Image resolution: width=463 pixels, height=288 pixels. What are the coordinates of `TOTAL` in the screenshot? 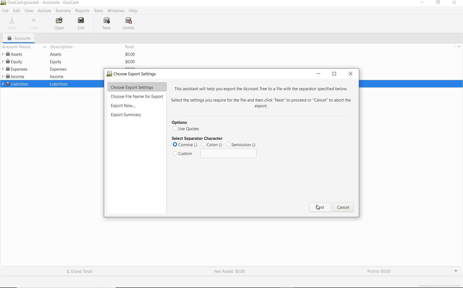 It's located at (130, 47).